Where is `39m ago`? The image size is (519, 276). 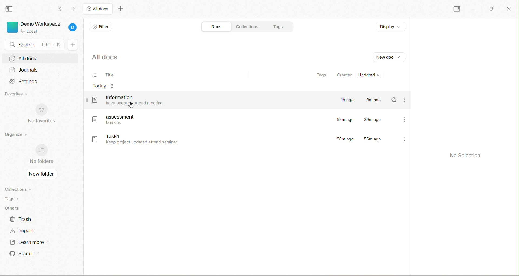
39m ago is located at coordinates (375, 120).